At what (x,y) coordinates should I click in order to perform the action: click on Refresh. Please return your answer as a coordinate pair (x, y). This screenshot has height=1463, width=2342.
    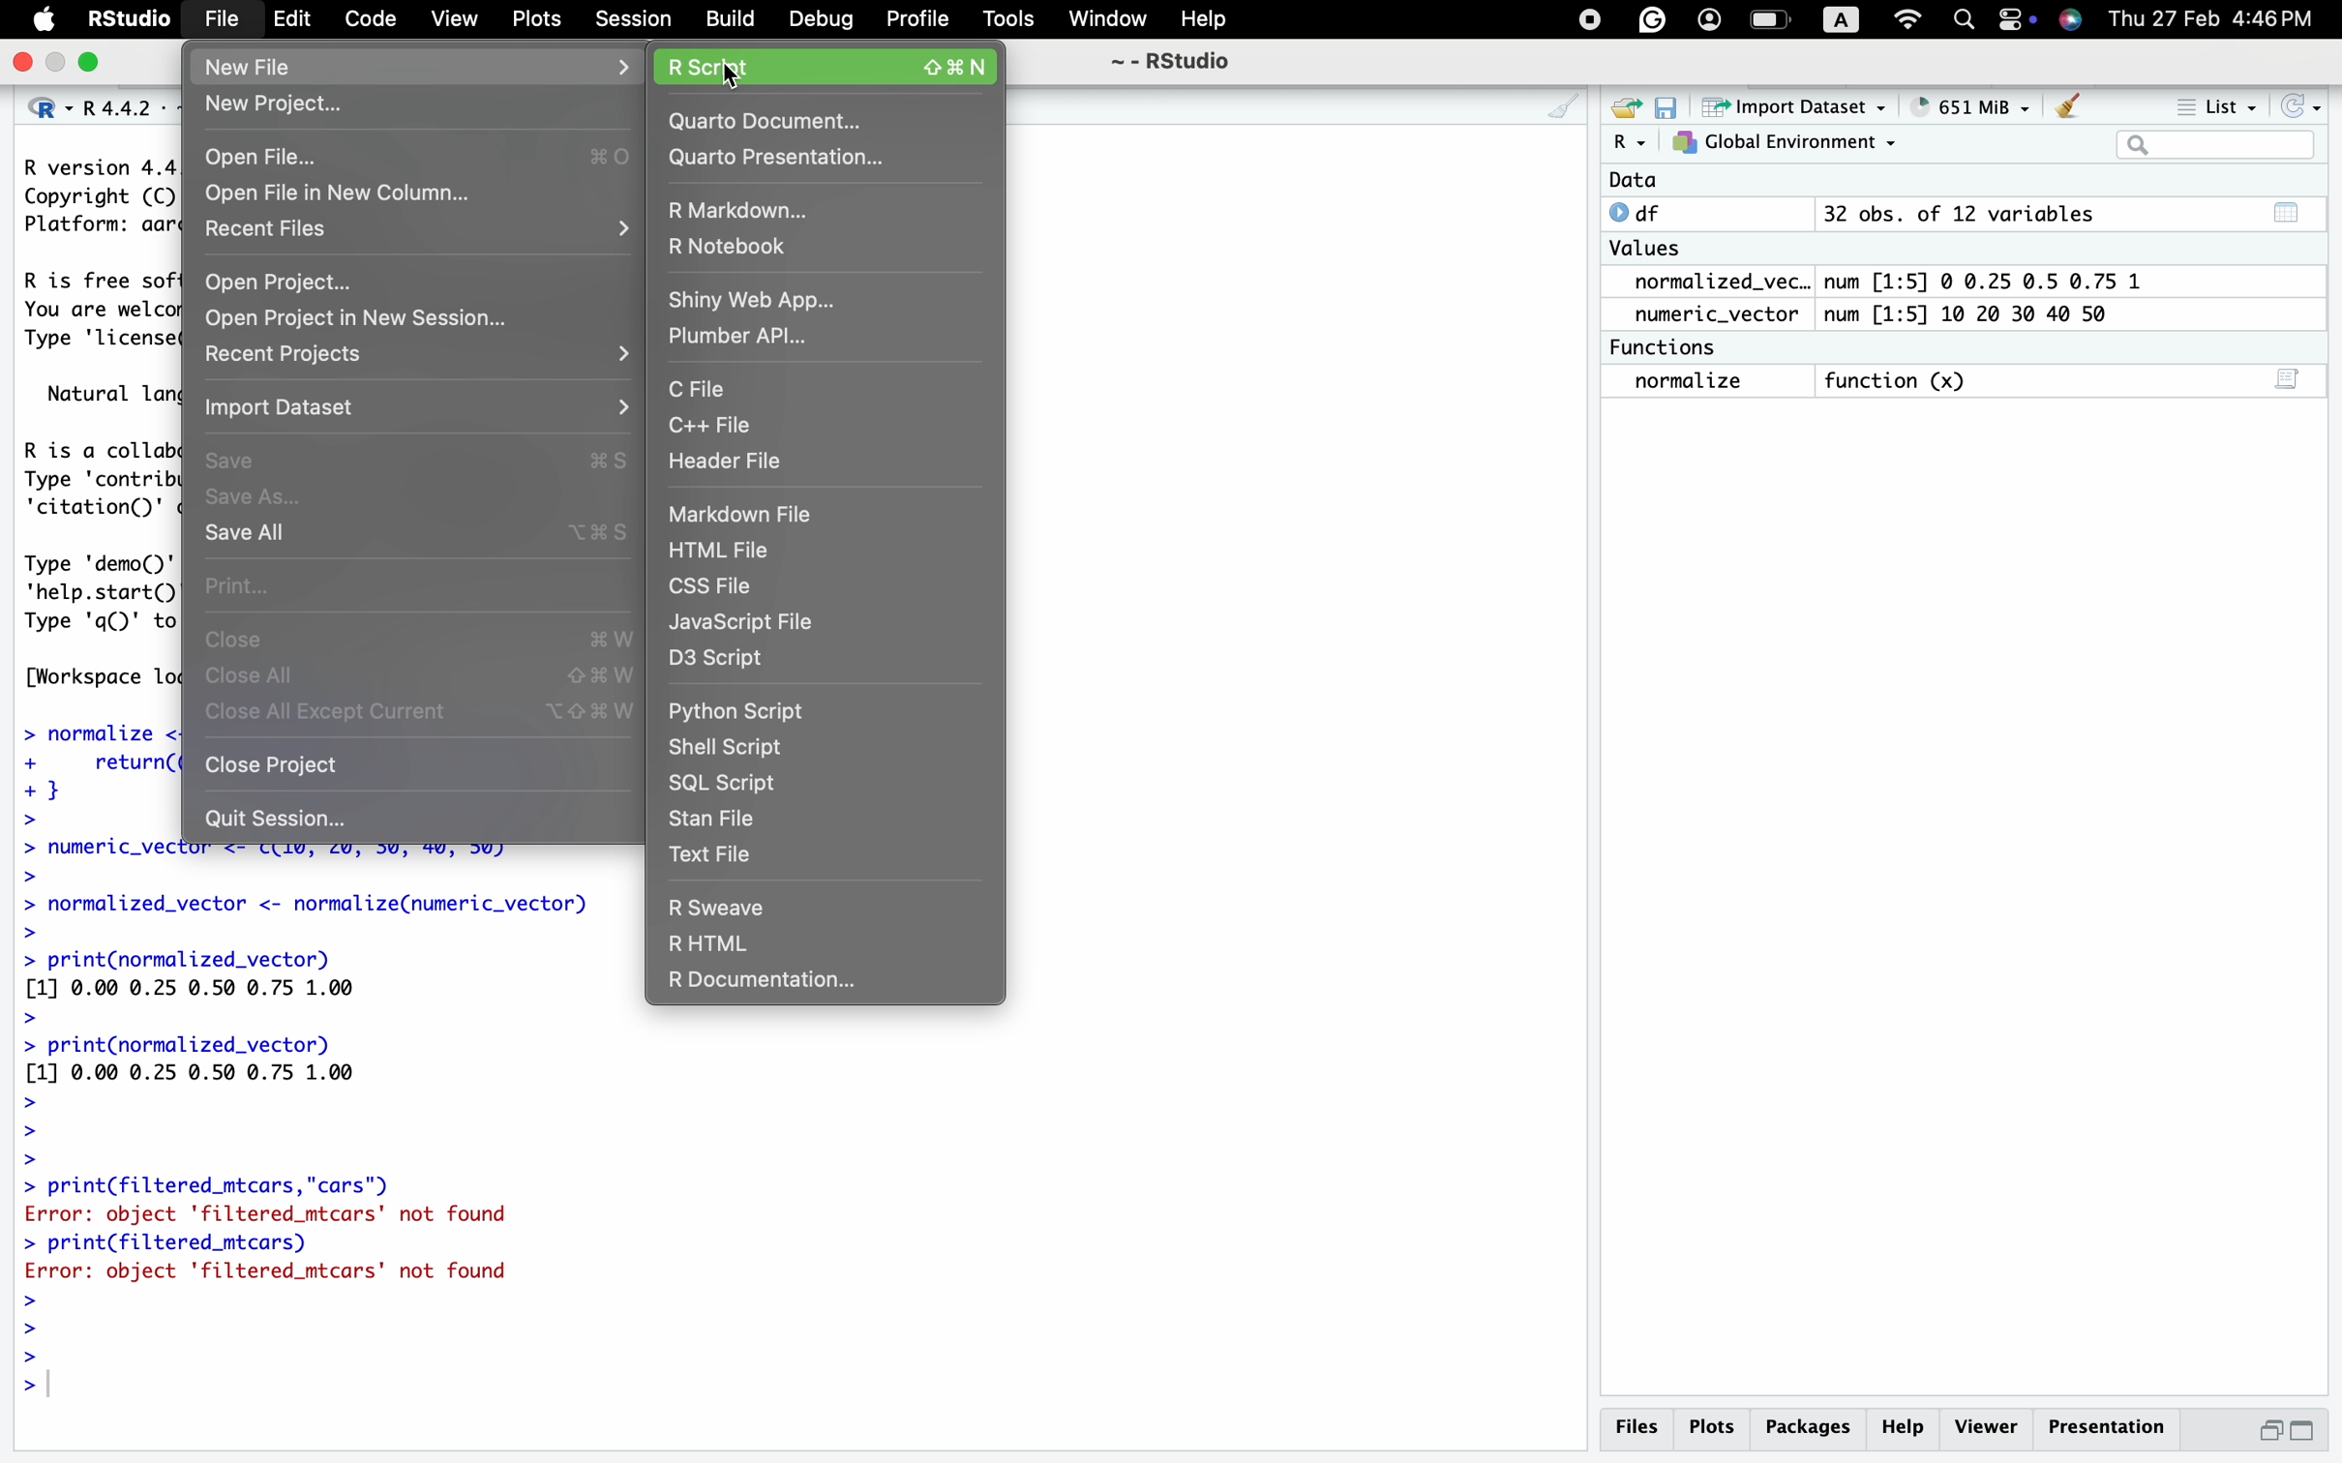
    Looking at the image, I should click on (2306, 104).